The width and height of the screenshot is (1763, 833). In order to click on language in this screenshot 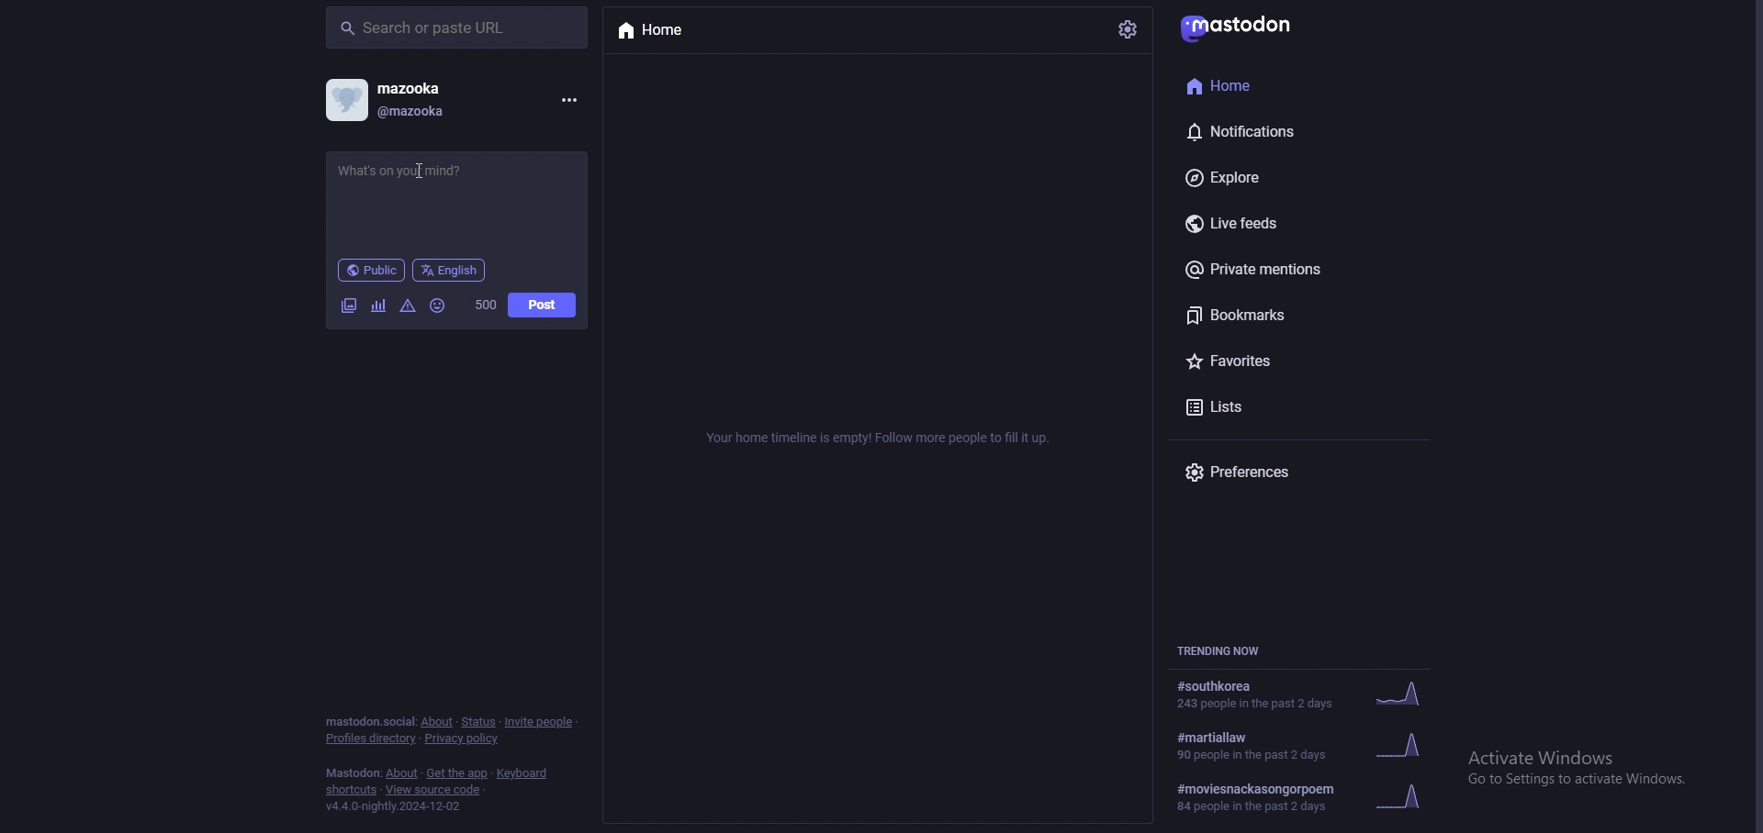, I will do `click(450, 270)`.